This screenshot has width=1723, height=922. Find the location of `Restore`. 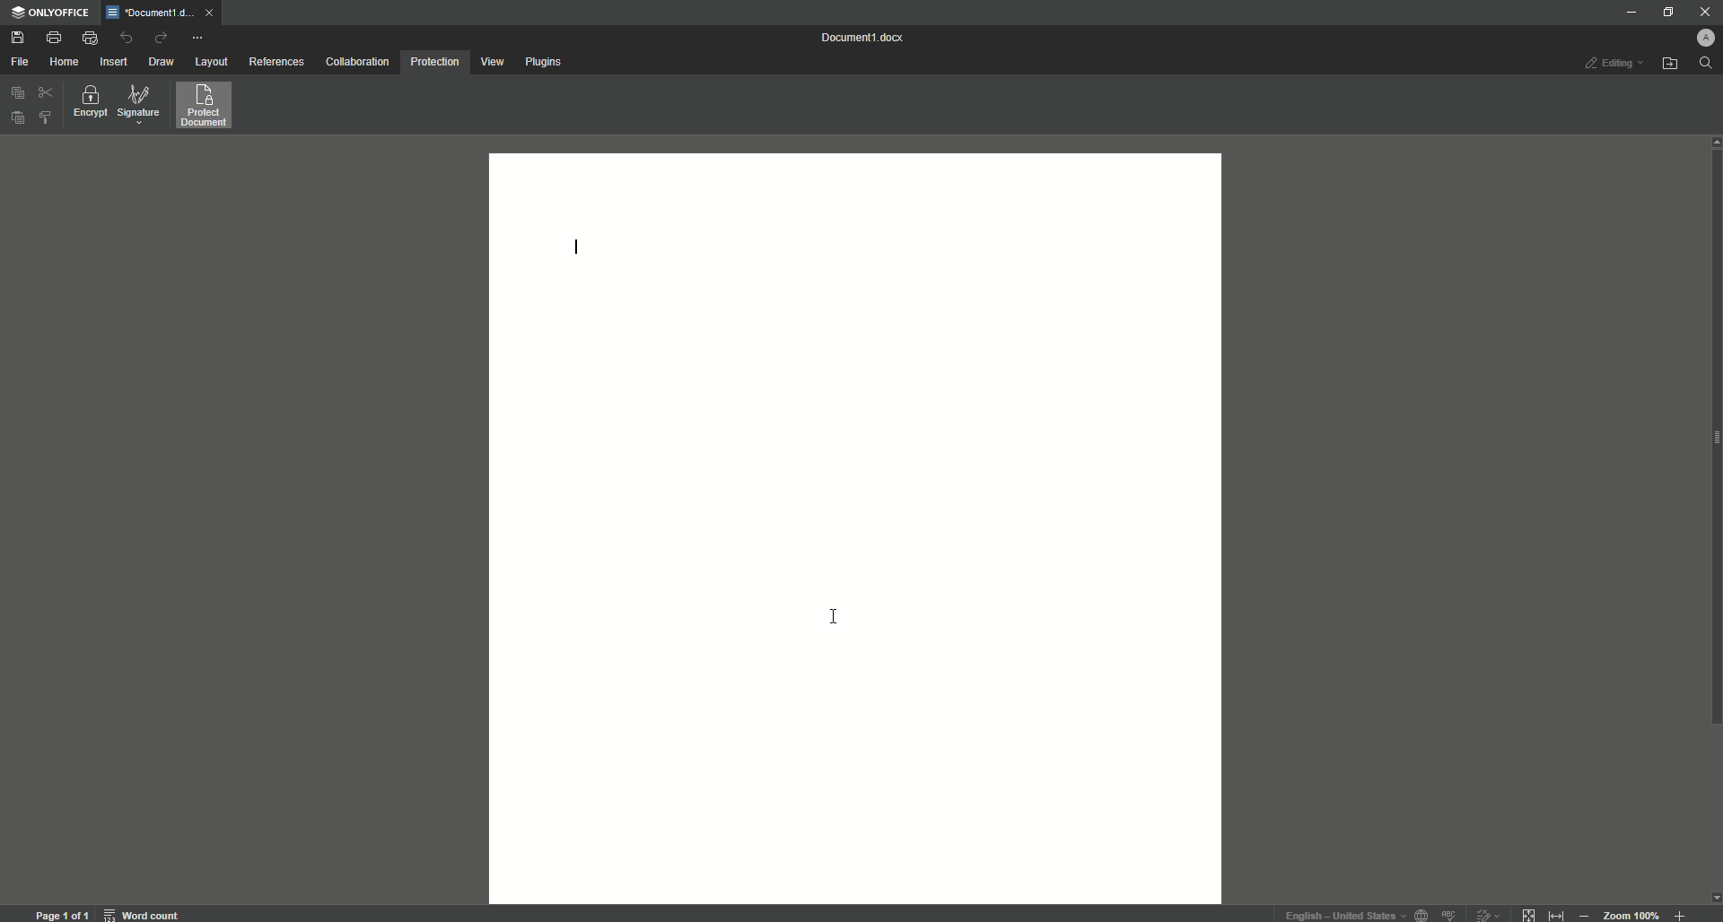

Restore is located at coordinates (1665, 12).